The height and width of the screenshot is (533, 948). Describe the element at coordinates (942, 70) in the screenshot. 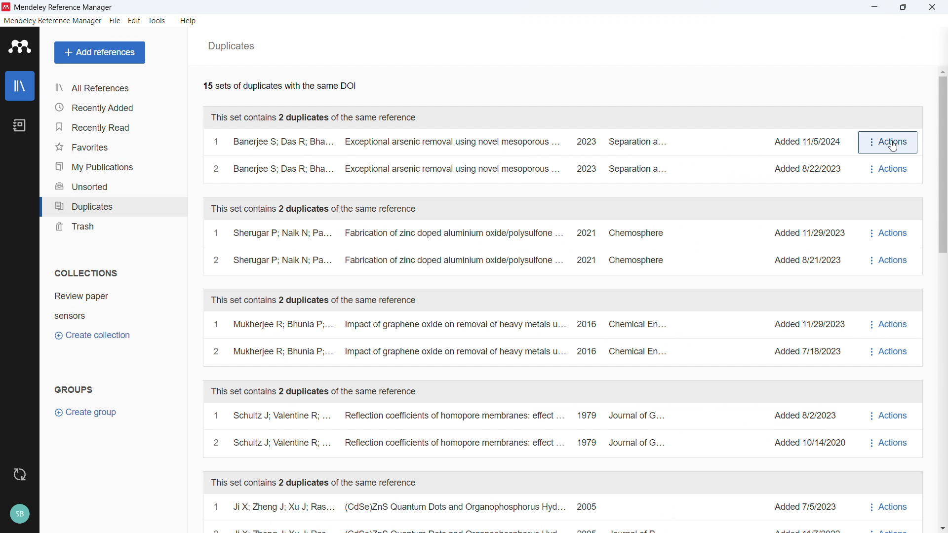

I see `Scroll up` at that location.